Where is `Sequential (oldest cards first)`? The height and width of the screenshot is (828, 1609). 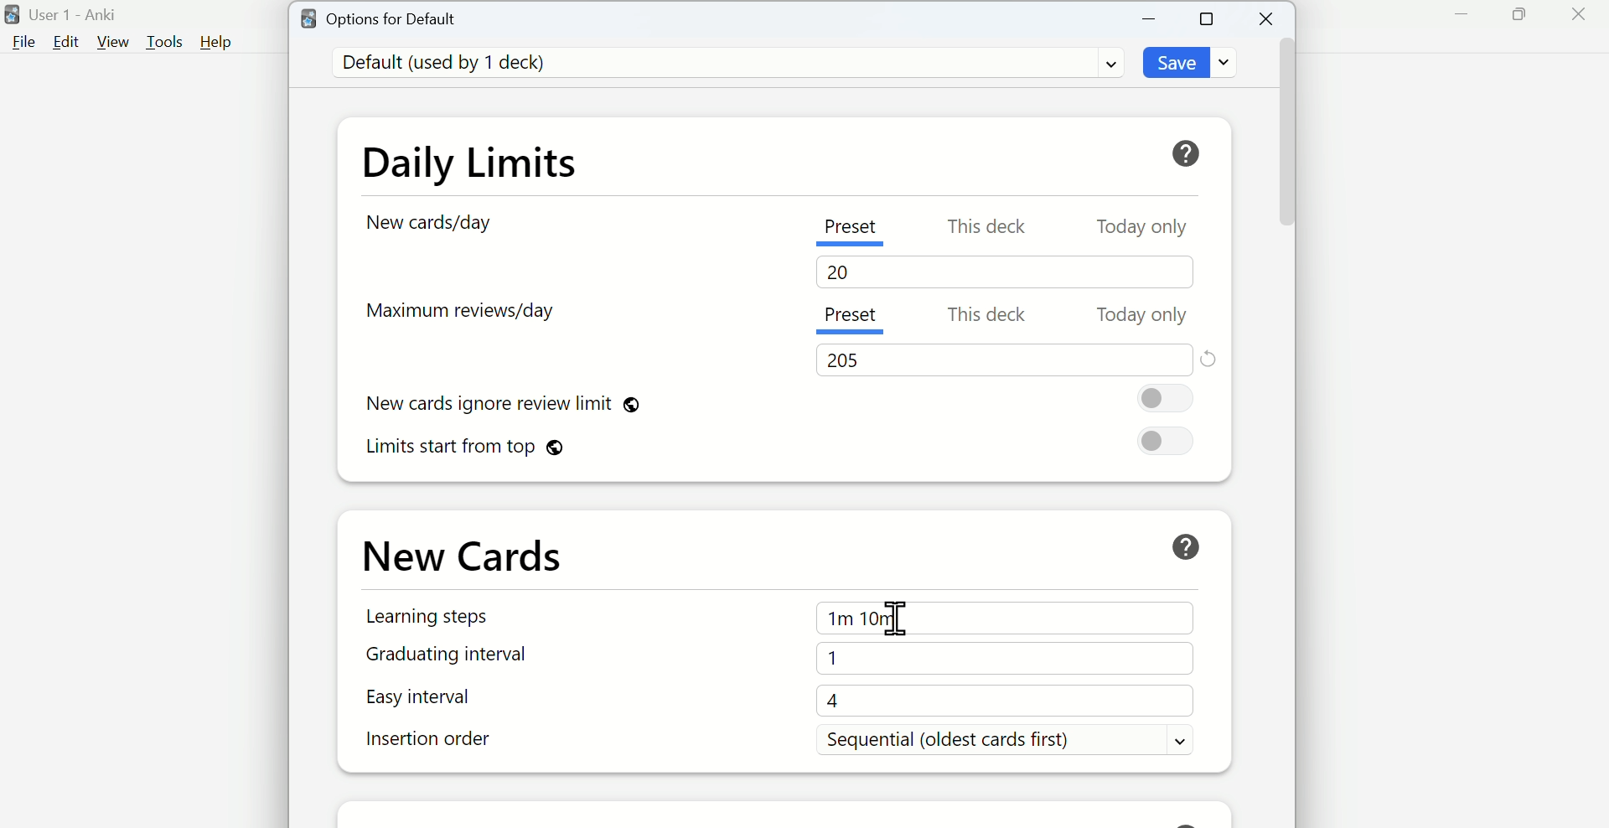
Sequential (oldest cards first) is located at coordinates (1013, 741).